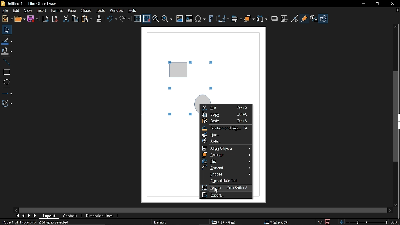 This screenshot has width=400, height=225. I want to click on side scroll bar, so click(199, 210).